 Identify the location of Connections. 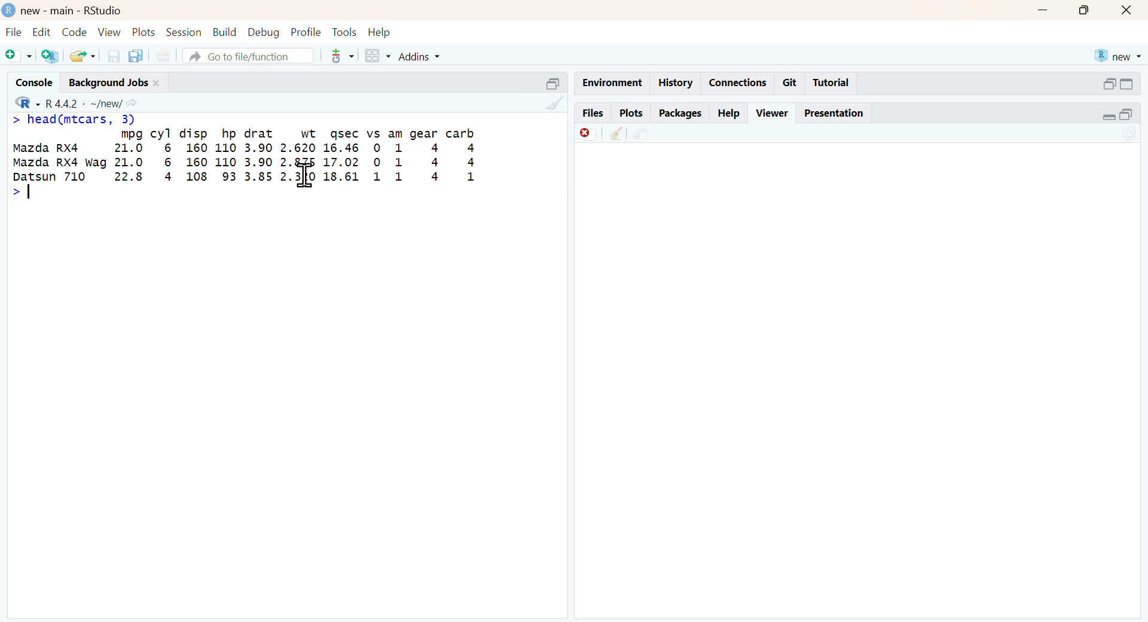
(736, 81).